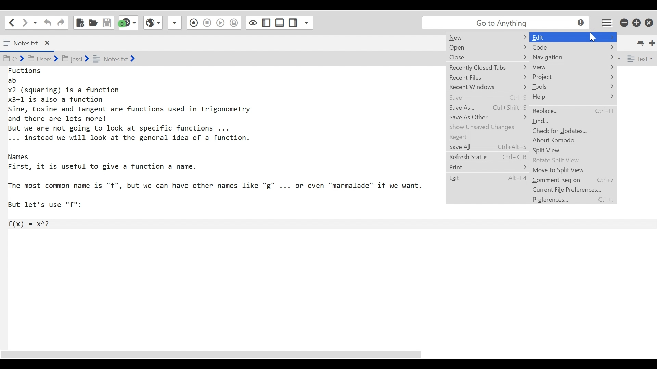 This screenshot has width=657, height=369. I want to click on recently closed tabs, so click(481, 68).